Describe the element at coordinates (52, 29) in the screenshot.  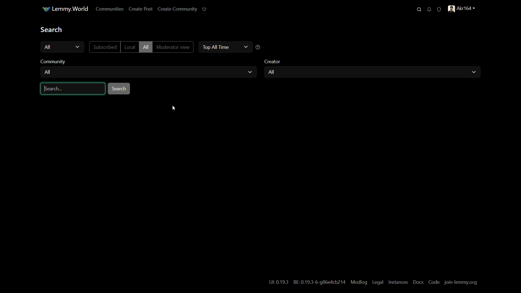
I see `search` at that location.